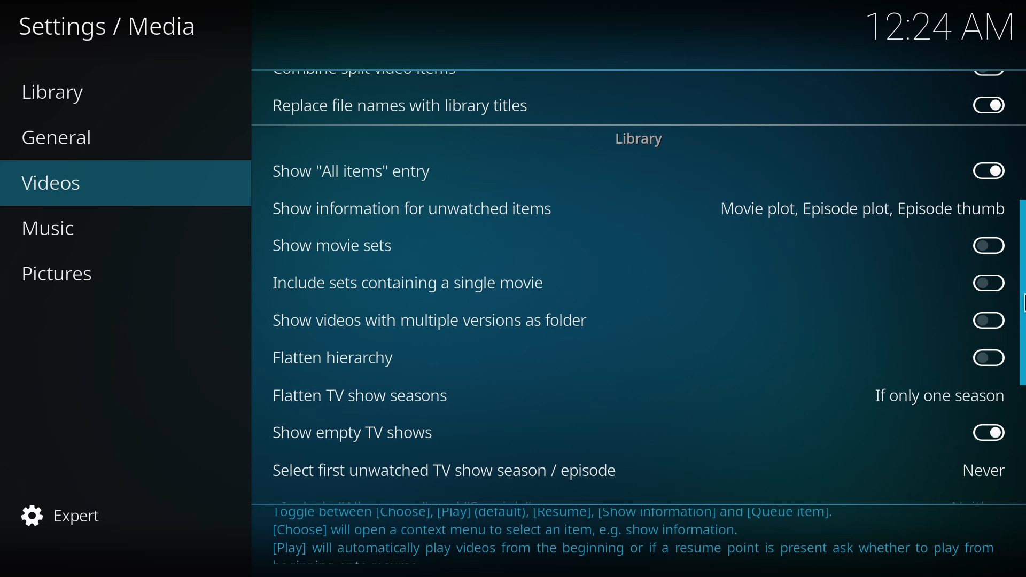  I want to click on show videos with multiple versions, so click(429, 320).